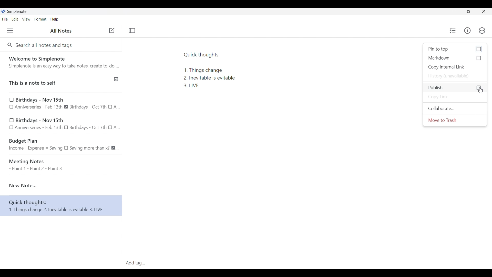 The width and height of the screenshot is (492, 277). What do you see at coordinates (62, 62) in the screenshot?
I see `Welcome note from software ` at bounding box center [62, 62].